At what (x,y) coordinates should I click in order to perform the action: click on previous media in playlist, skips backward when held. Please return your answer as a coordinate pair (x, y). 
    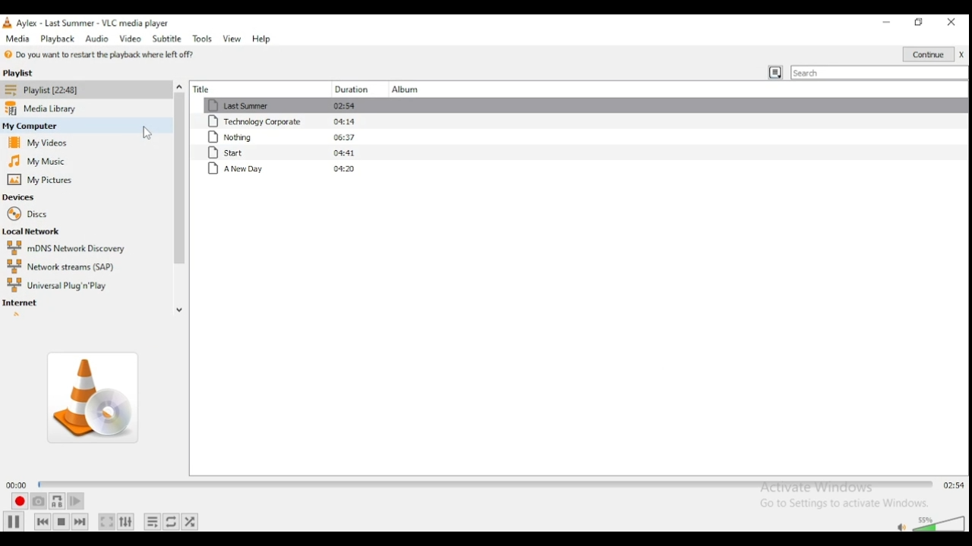
    Looking at the image, I should click on (41, 522).